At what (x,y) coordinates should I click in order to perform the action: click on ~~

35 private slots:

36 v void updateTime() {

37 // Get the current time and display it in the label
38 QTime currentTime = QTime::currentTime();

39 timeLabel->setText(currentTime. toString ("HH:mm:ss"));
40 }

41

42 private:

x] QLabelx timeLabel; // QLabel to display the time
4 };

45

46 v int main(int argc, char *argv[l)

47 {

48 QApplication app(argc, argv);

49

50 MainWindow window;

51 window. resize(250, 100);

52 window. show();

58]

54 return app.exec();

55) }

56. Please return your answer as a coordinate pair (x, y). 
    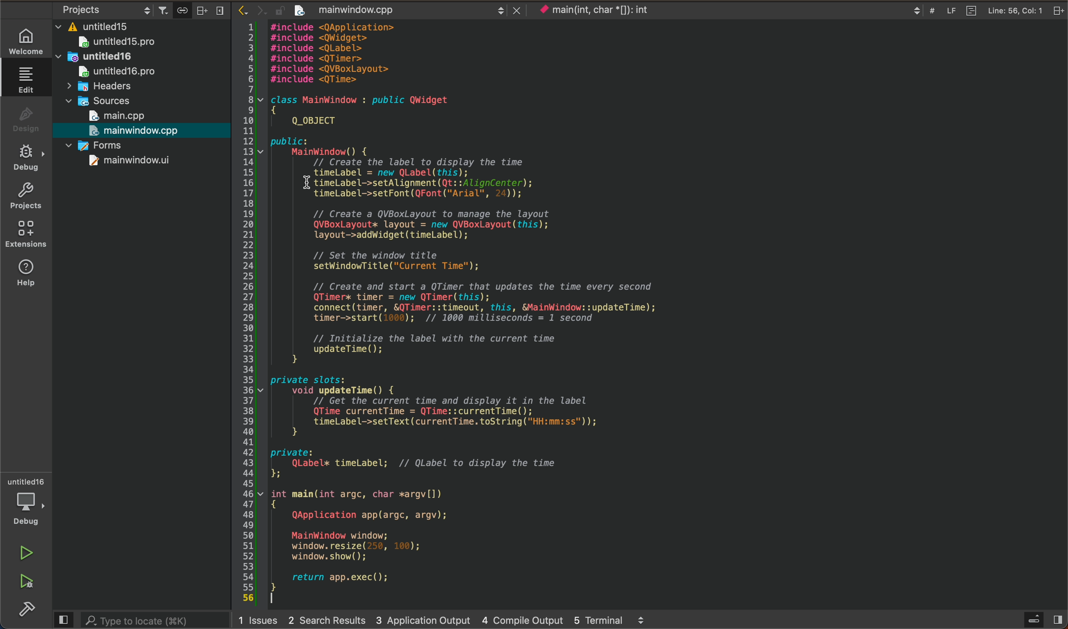
    Looking at the image, I should click on (460, 486).